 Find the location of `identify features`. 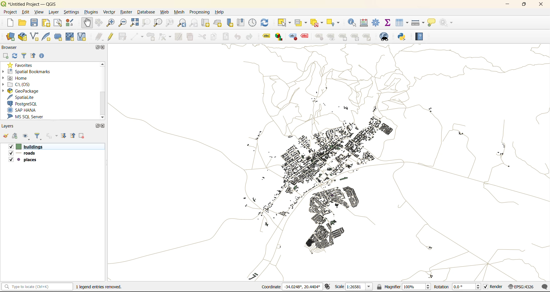

identify features is located at coordinates (353, 23).